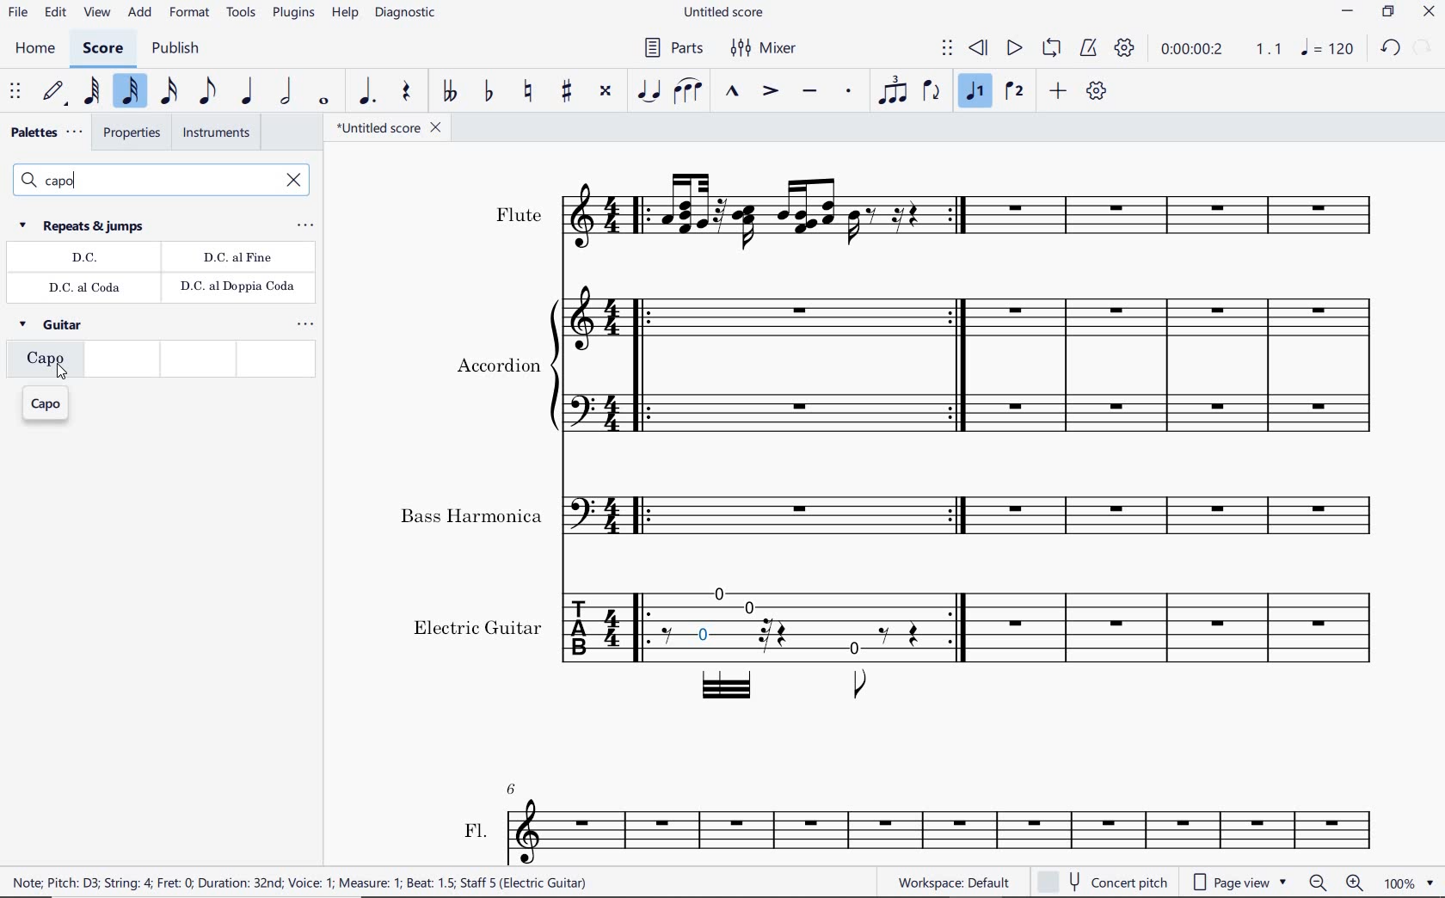 The height and width of the screenshot is (898, 1445). What do you see at coordinates (404, 15) in the screenshot?
I see `diagnostic` at bounding box center [404, 15].